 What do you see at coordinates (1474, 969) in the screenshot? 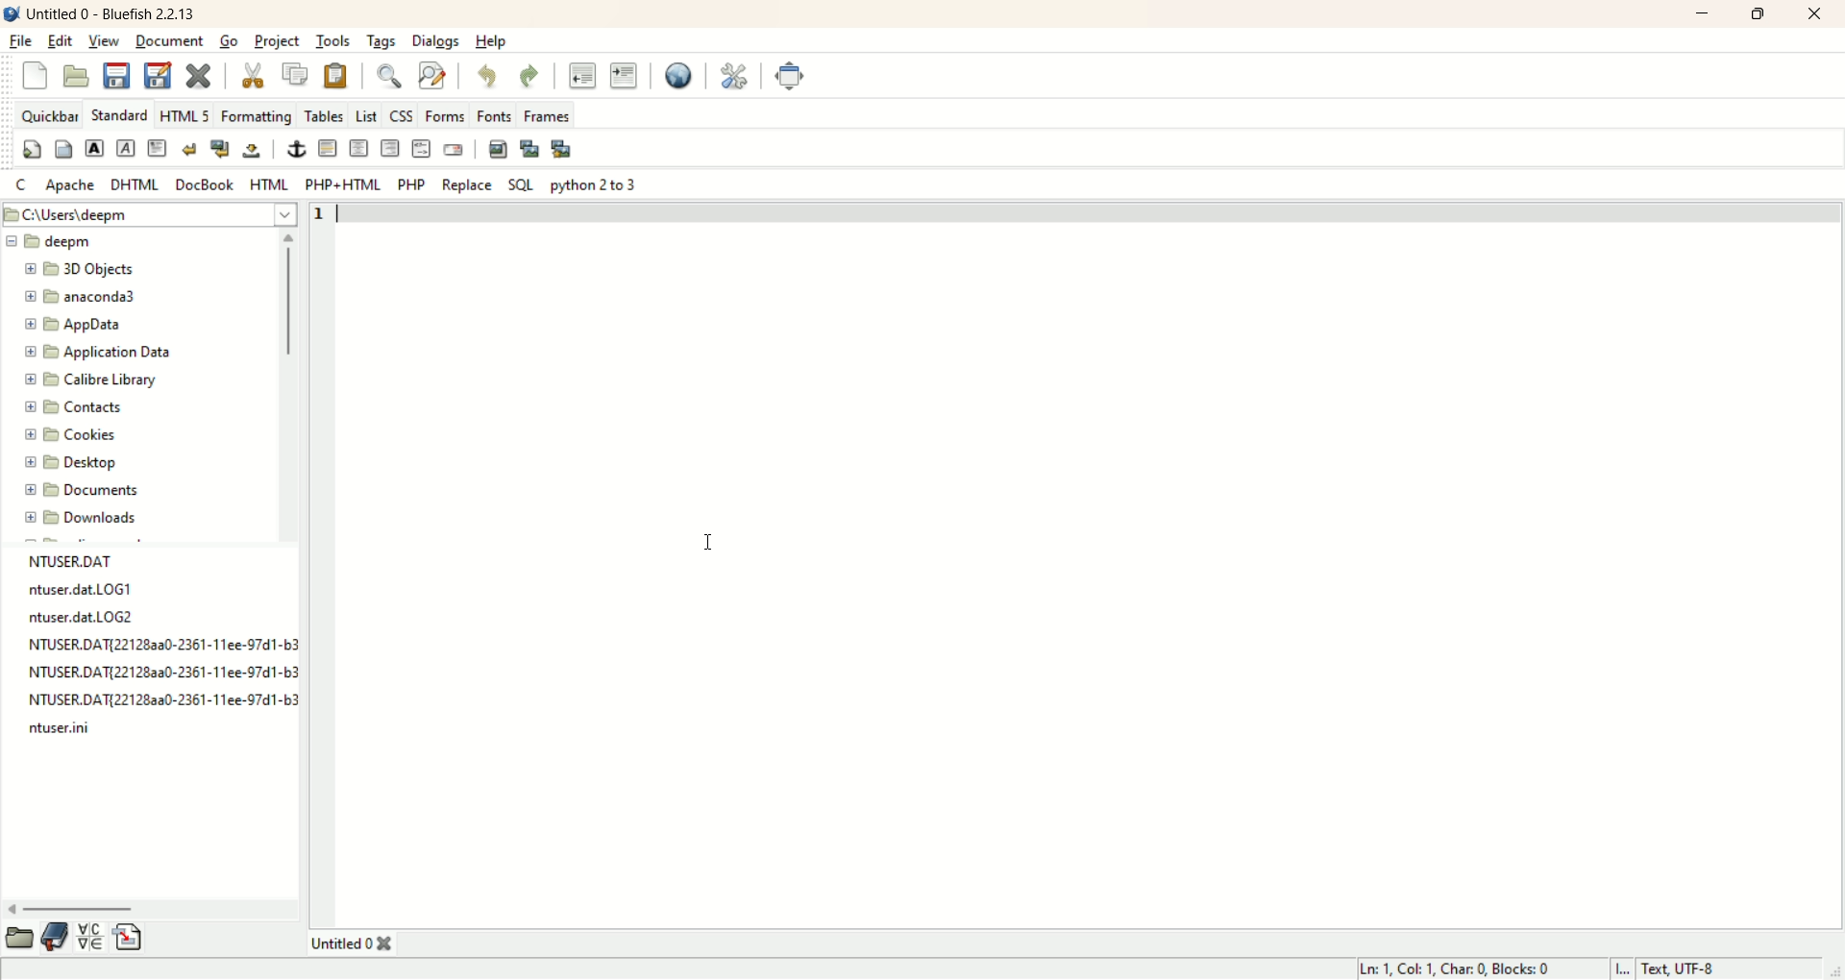
I see `ln, col, char, blocks` at bounding box center [1474, 969].